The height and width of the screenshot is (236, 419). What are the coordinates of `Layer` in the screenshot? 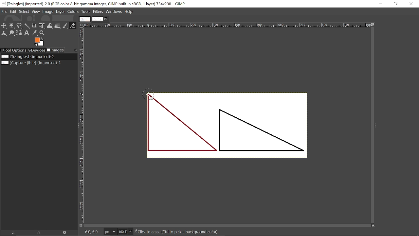 It's located at (60, 12).